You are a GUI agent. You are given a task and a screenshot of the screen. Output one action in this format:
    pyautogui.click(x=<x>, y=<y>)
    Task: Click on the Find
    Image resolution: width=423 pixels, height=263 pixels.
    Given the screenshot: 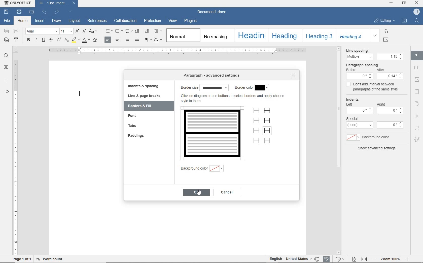 What is the action you would take?
    pyautogui.click(x=418, y=22)
    